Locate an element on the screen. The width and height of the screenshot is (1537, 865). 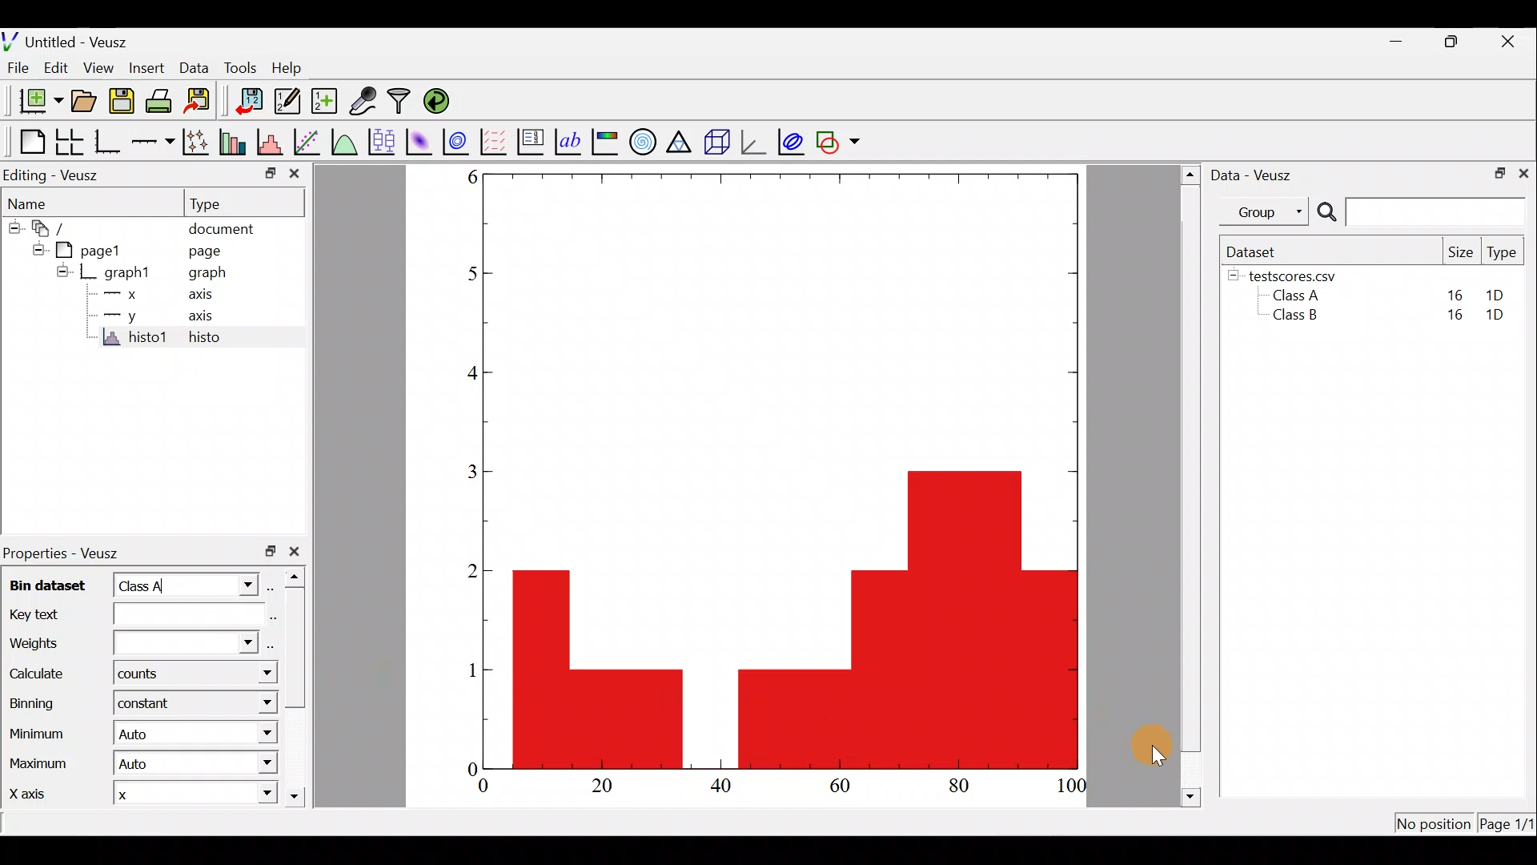
Plot a function is located at coordinates (344, 140).